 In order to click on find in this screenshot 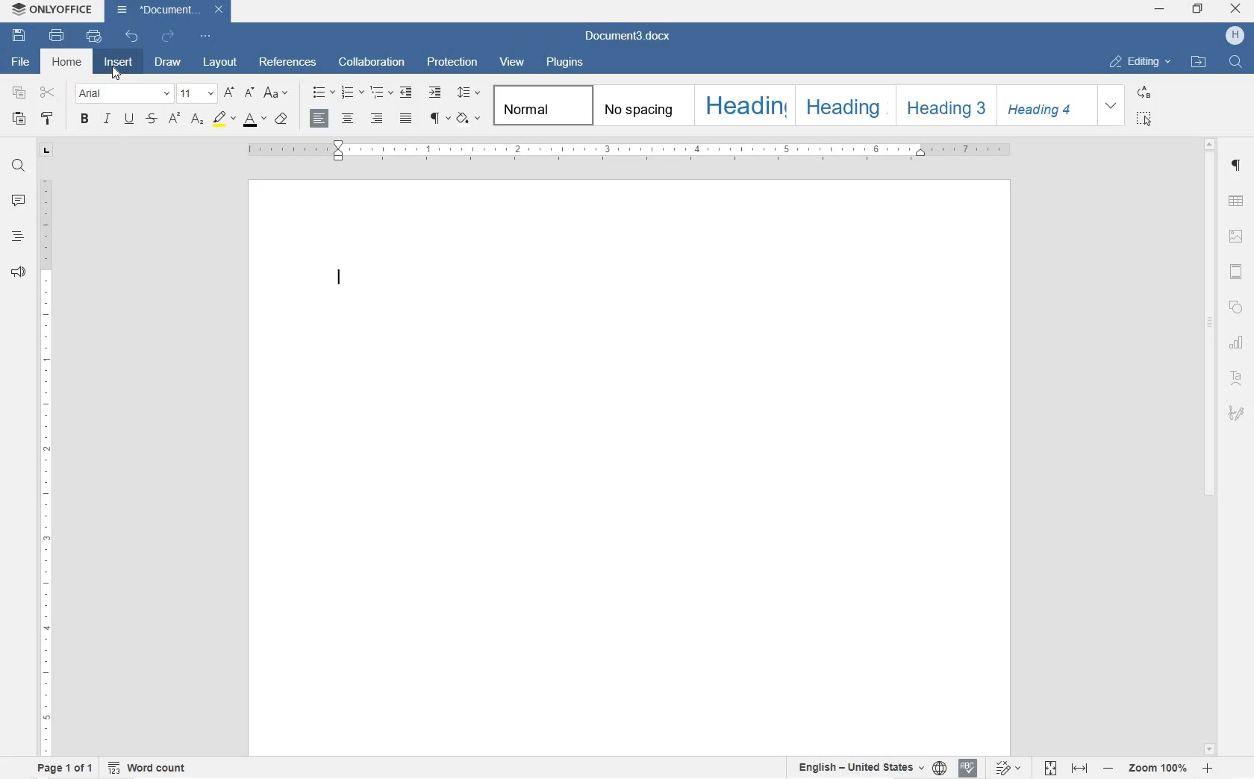, I will do `click(1238, 63)`.